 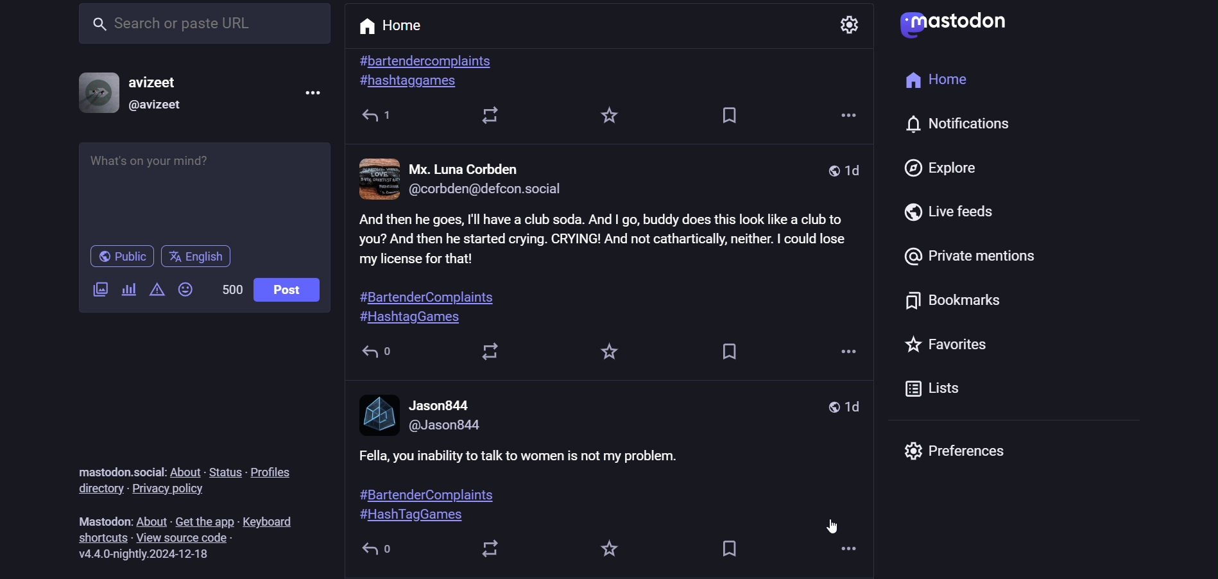 What do you see at coordinates (99, 519) in the screenshot?
I see `mastodon` at bounding box center [99, 519].